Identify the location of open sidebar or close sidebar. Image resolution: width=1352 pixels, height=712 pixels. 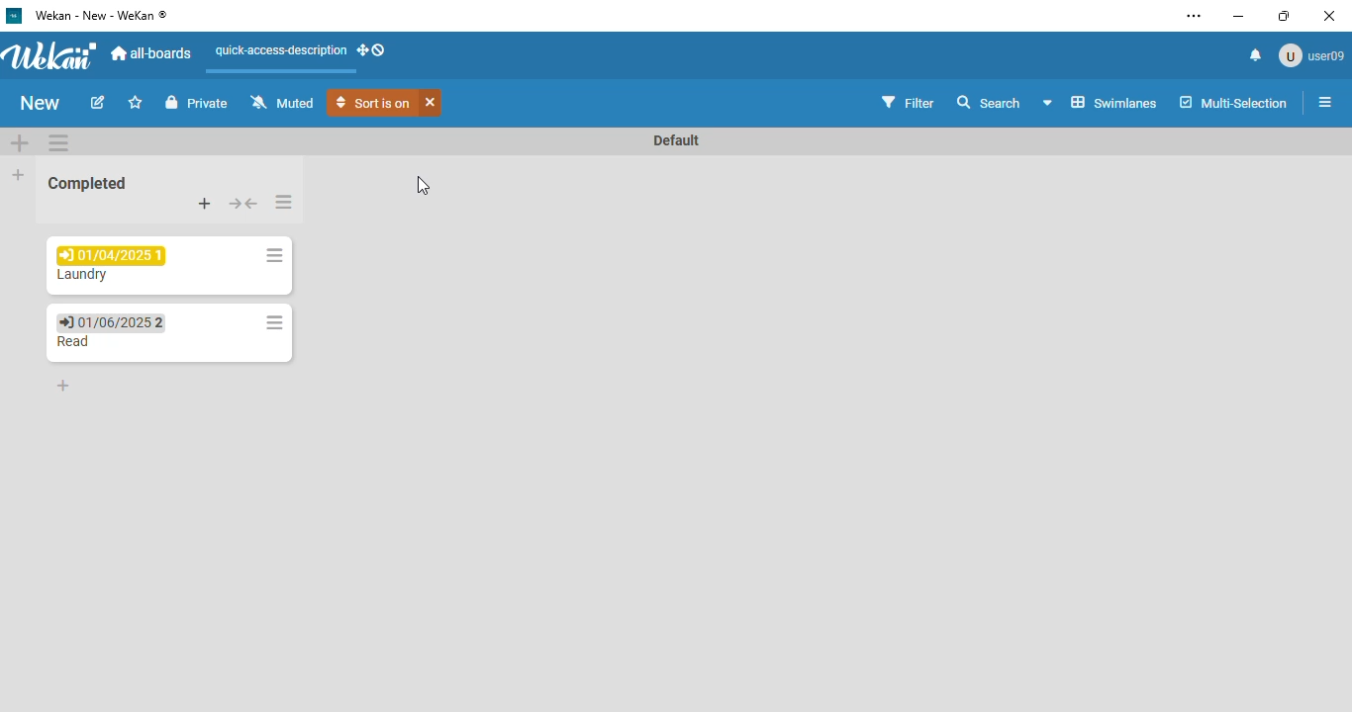
(1325, 102).